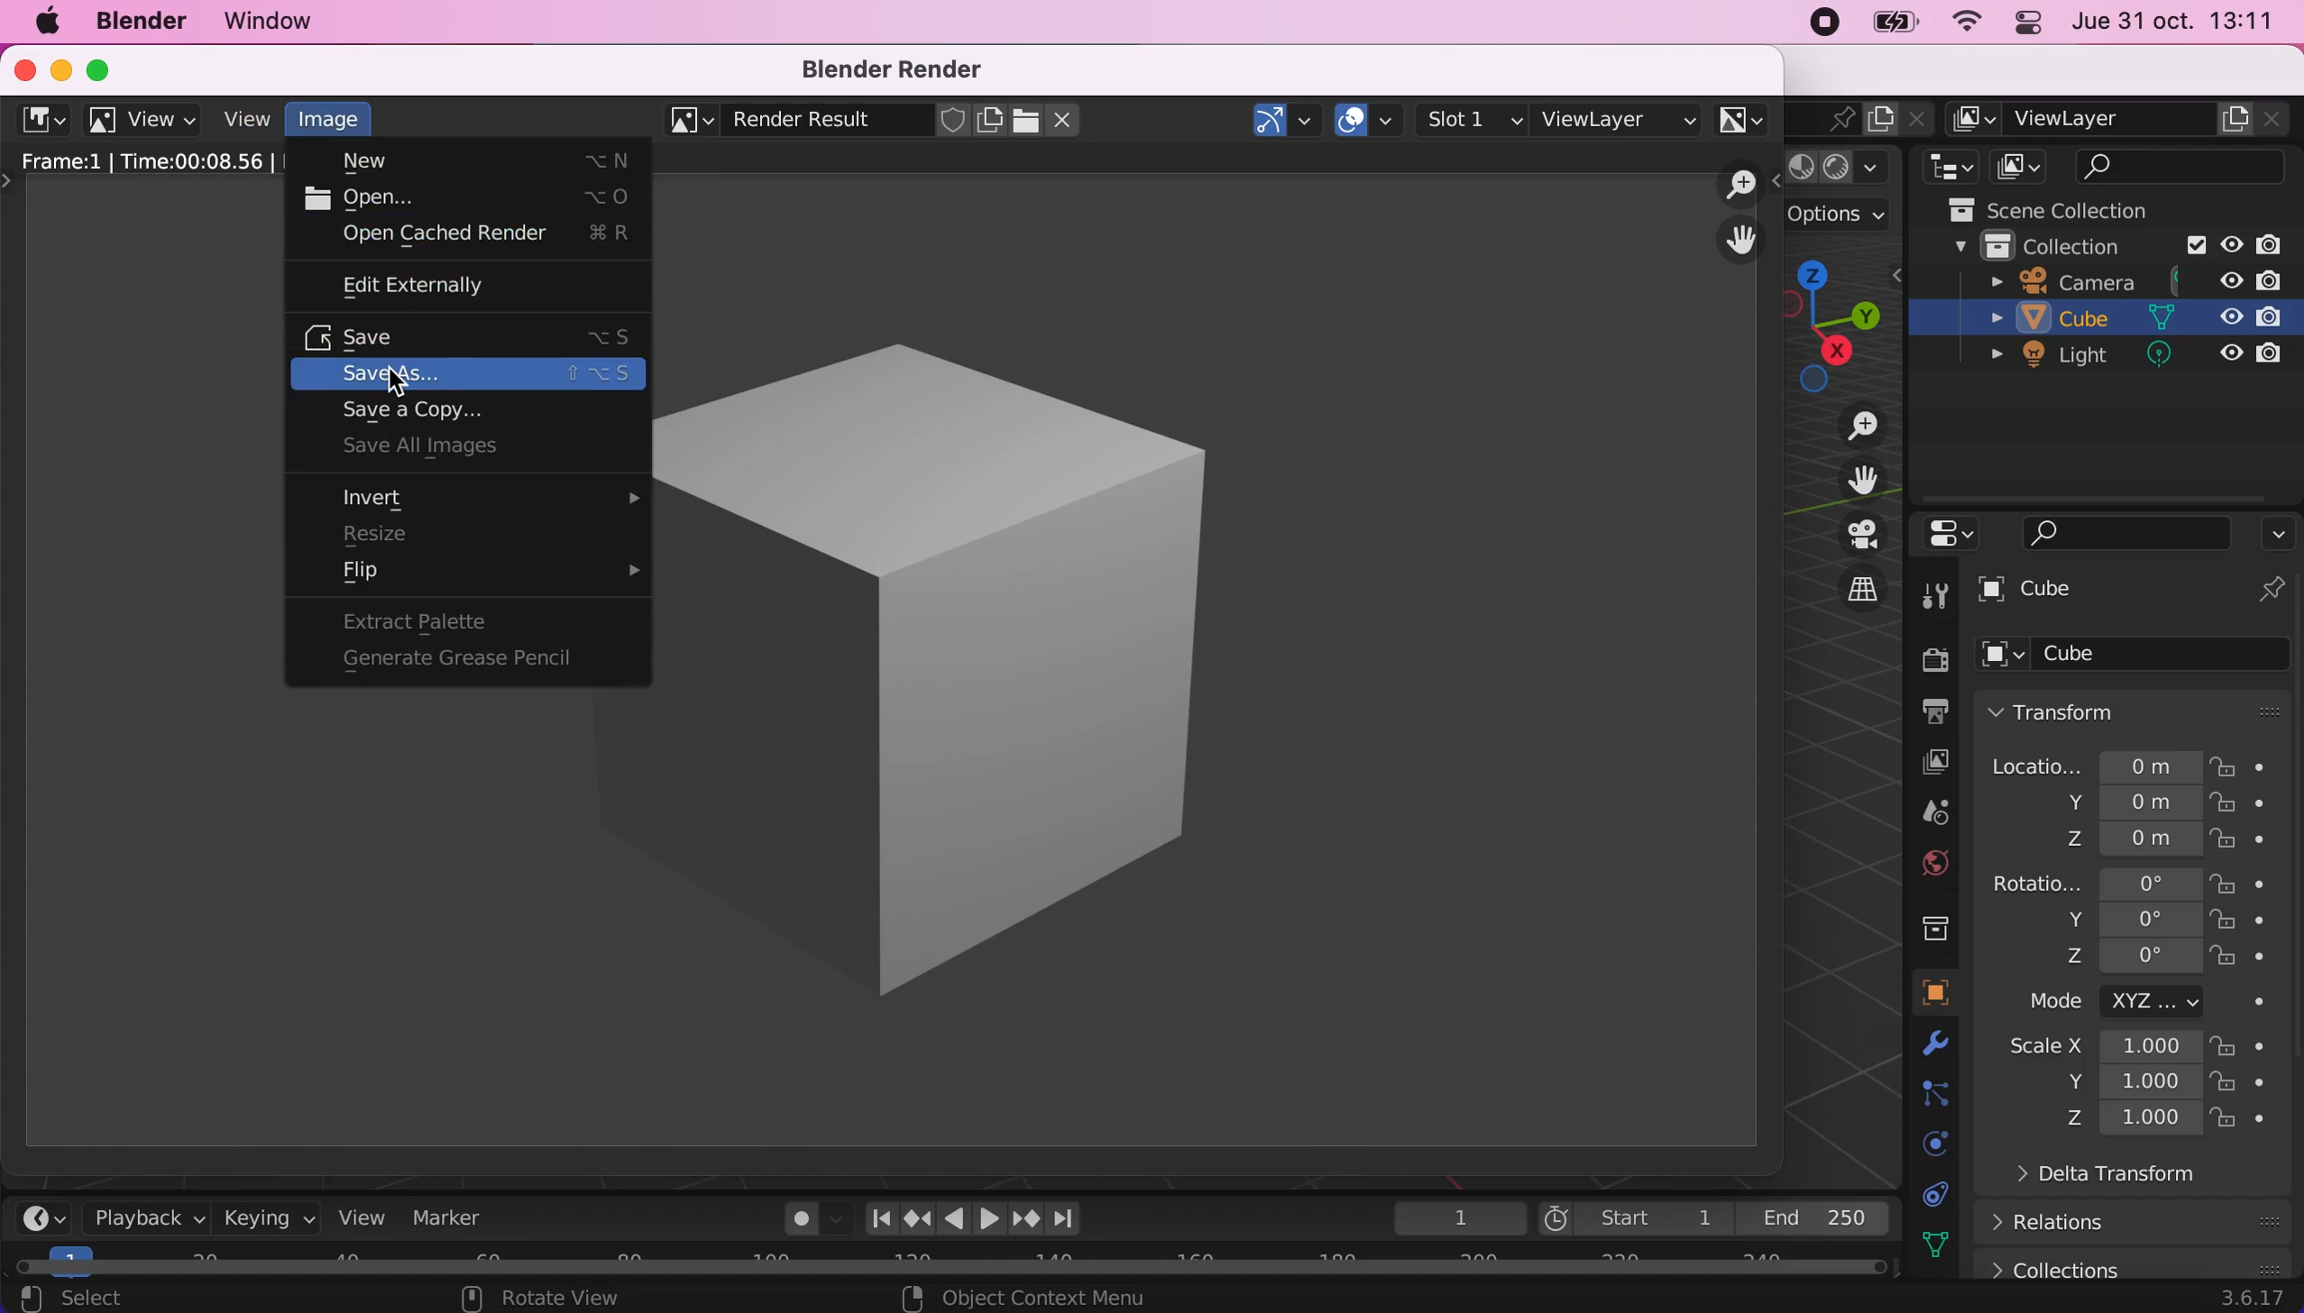  Describe the element at coordinates (1930, 714) in the screenshot. I see `output` at that location.